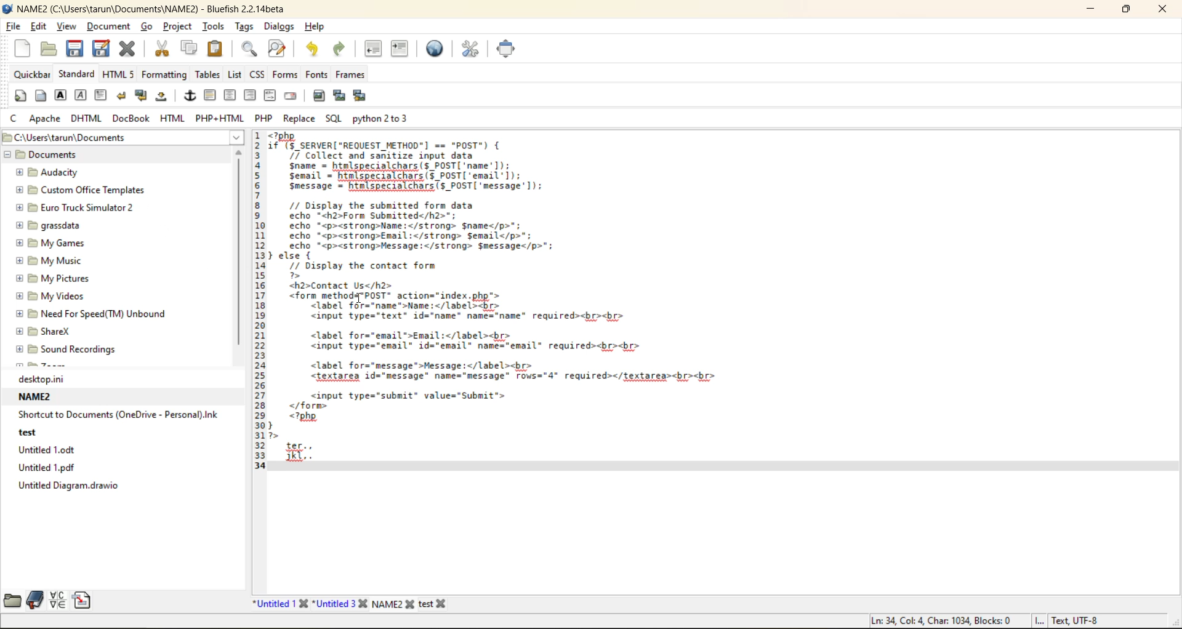  I want to click on my games, so click(57, 242).